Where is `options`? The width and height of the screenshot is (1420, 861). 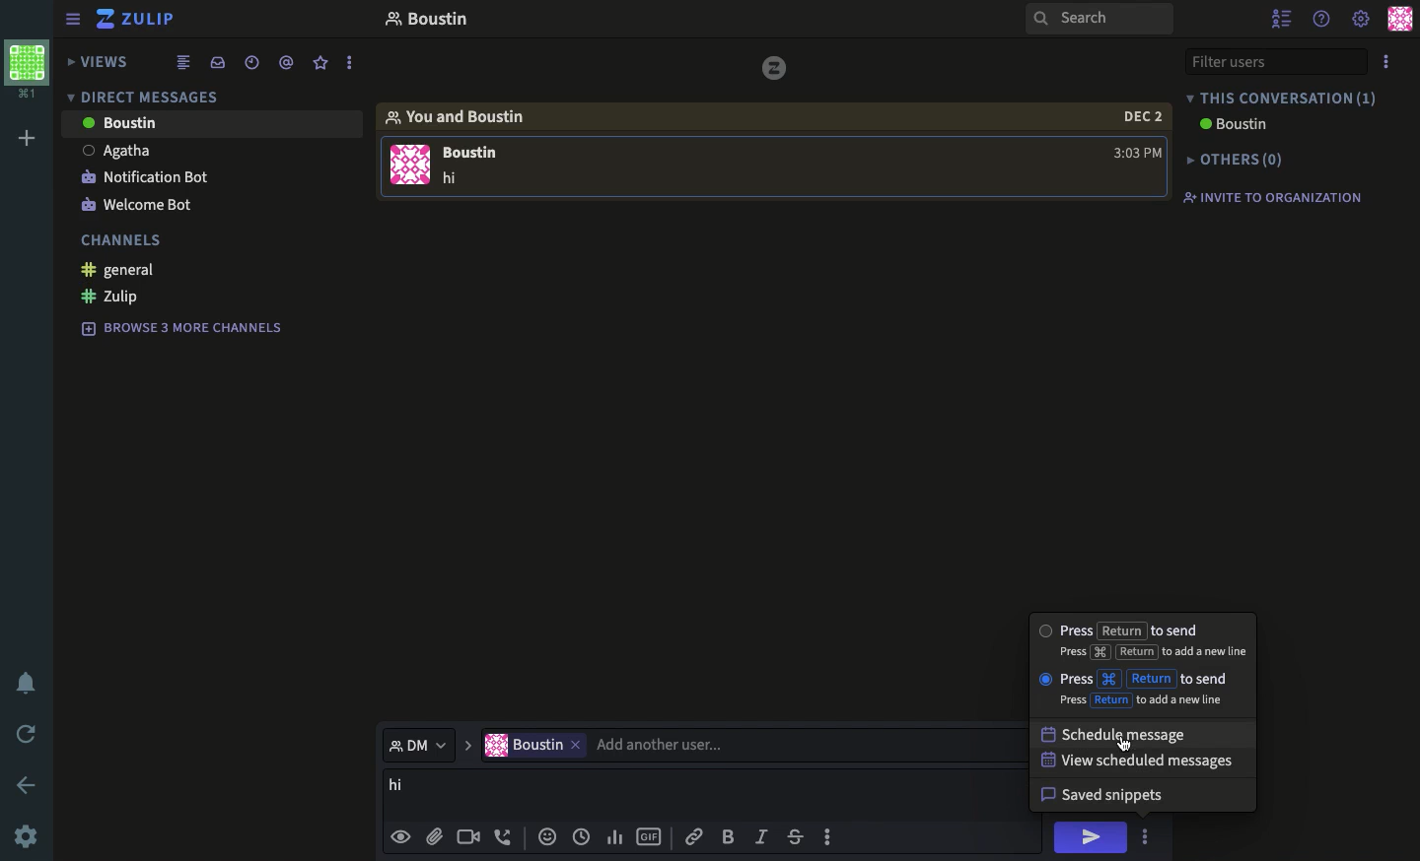 options is located at coordinates (350, 63).